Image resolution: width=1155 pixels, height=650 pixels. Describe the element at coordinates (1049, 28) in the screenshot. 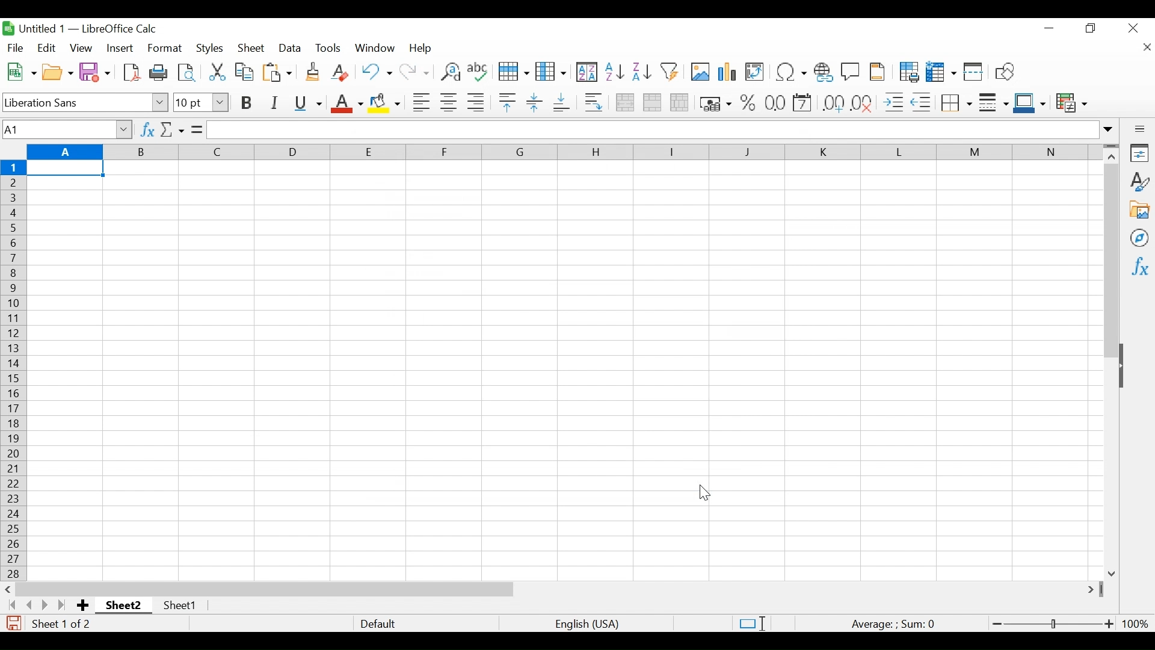

I see `minimize` at that location.